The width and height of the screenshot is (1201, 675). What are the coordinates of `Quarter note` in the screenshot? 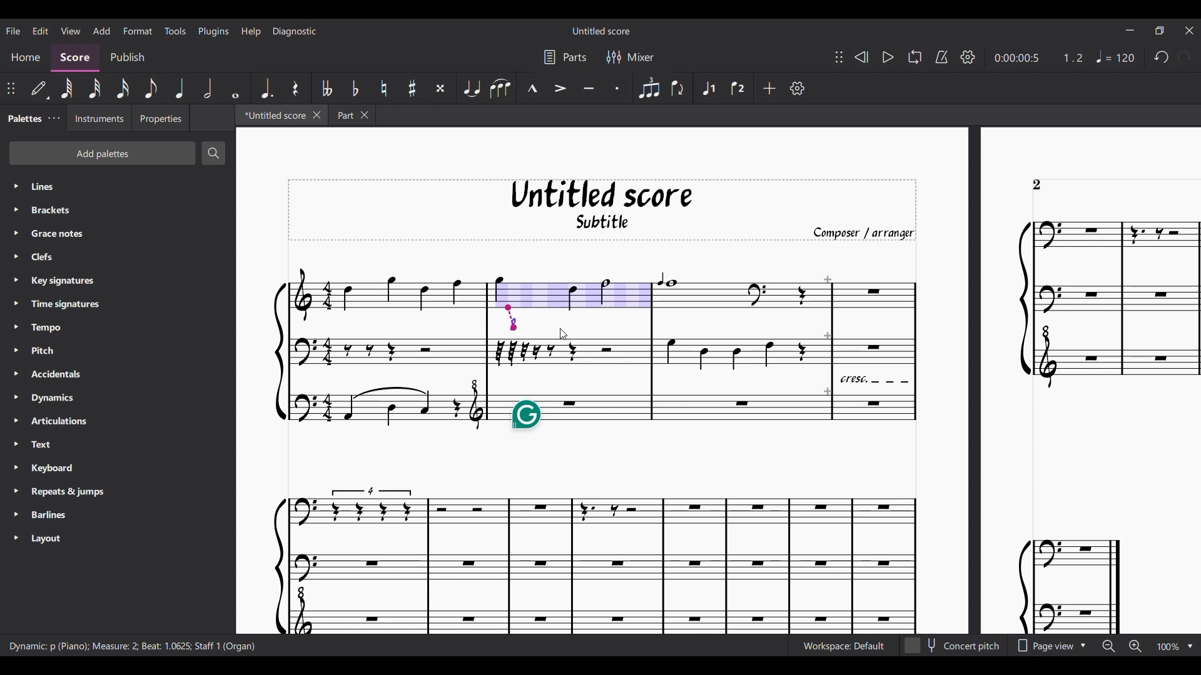 It's located at (181, 88).